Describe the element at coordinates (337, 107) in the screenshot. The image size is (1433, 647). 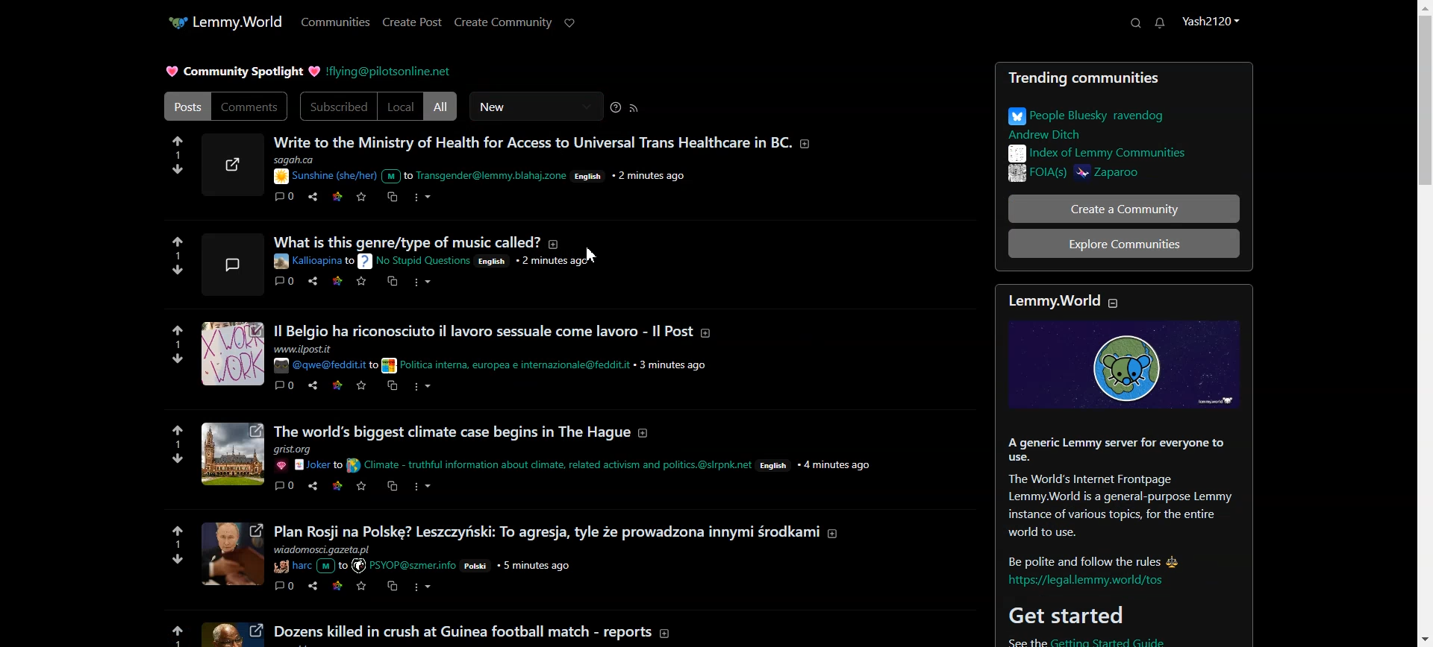
I see `Subscribed` at that location.